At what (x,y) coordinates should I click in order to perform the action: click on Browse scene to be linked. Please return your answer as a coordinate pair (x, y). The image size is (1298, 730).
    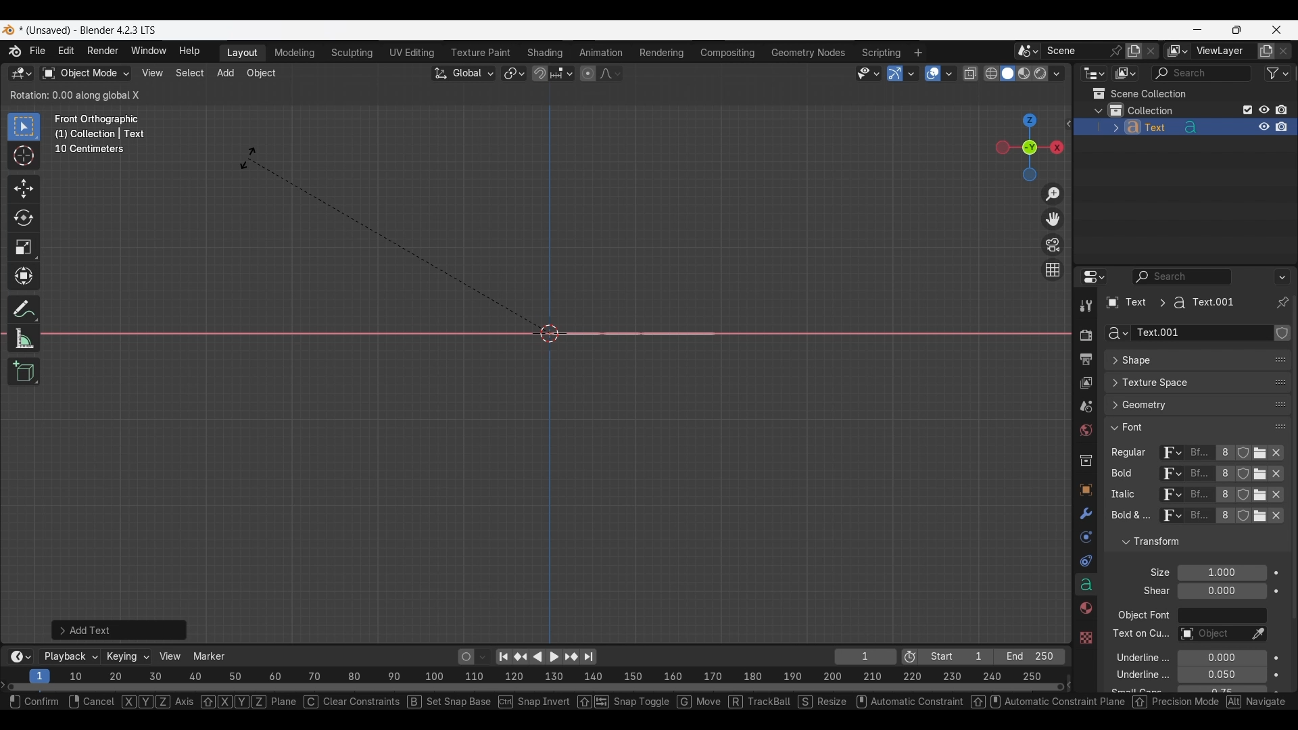
    Looking at the image, I should click on (1028, 51).